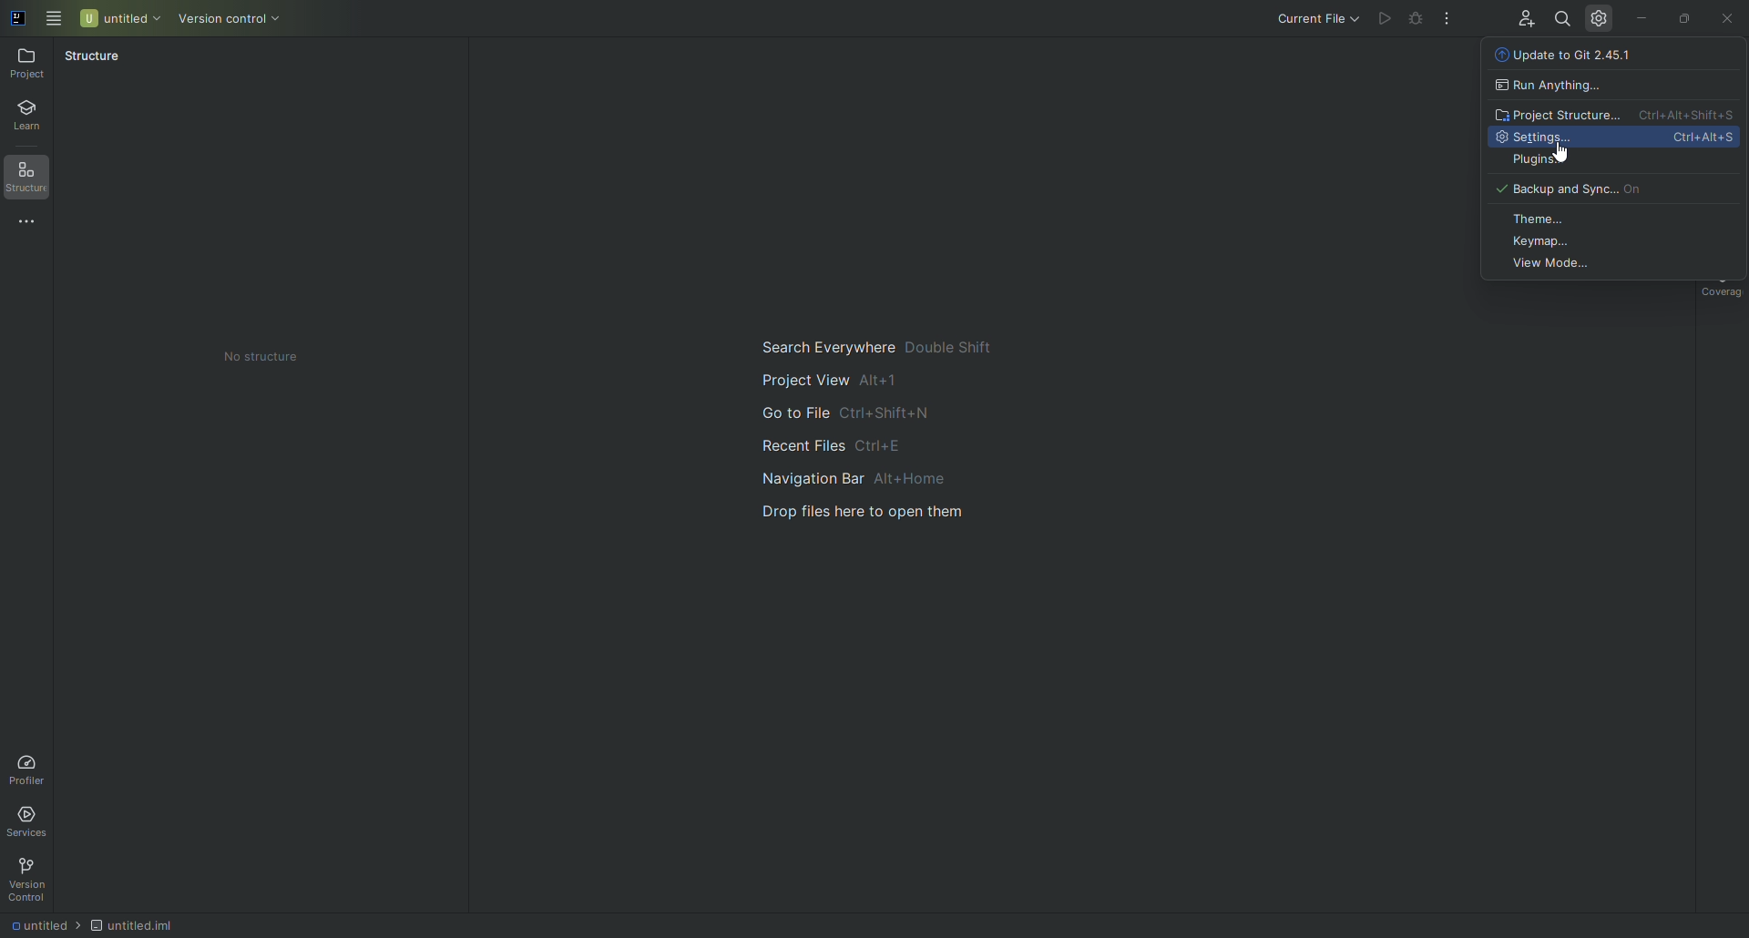 This screenshot has width=1749, height=938. I want to click on No structure, so click(271, 360).